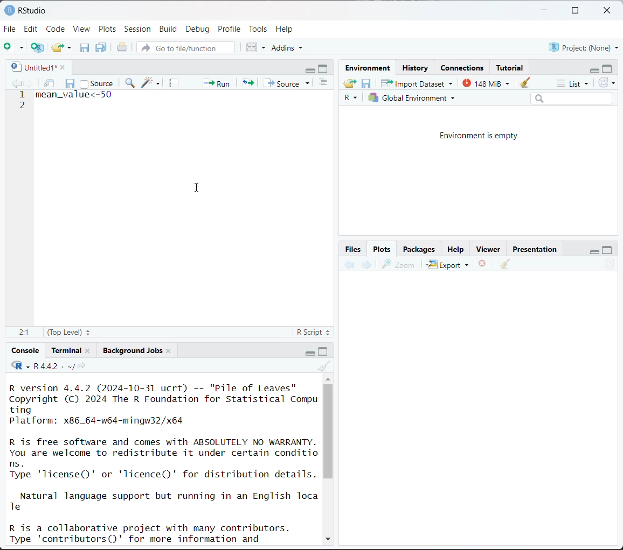 The image size is (623, 550). What do you see at coordinates (102, 47) in the screenshot?
I see `save all open documents` at bounding box center [102, 47].